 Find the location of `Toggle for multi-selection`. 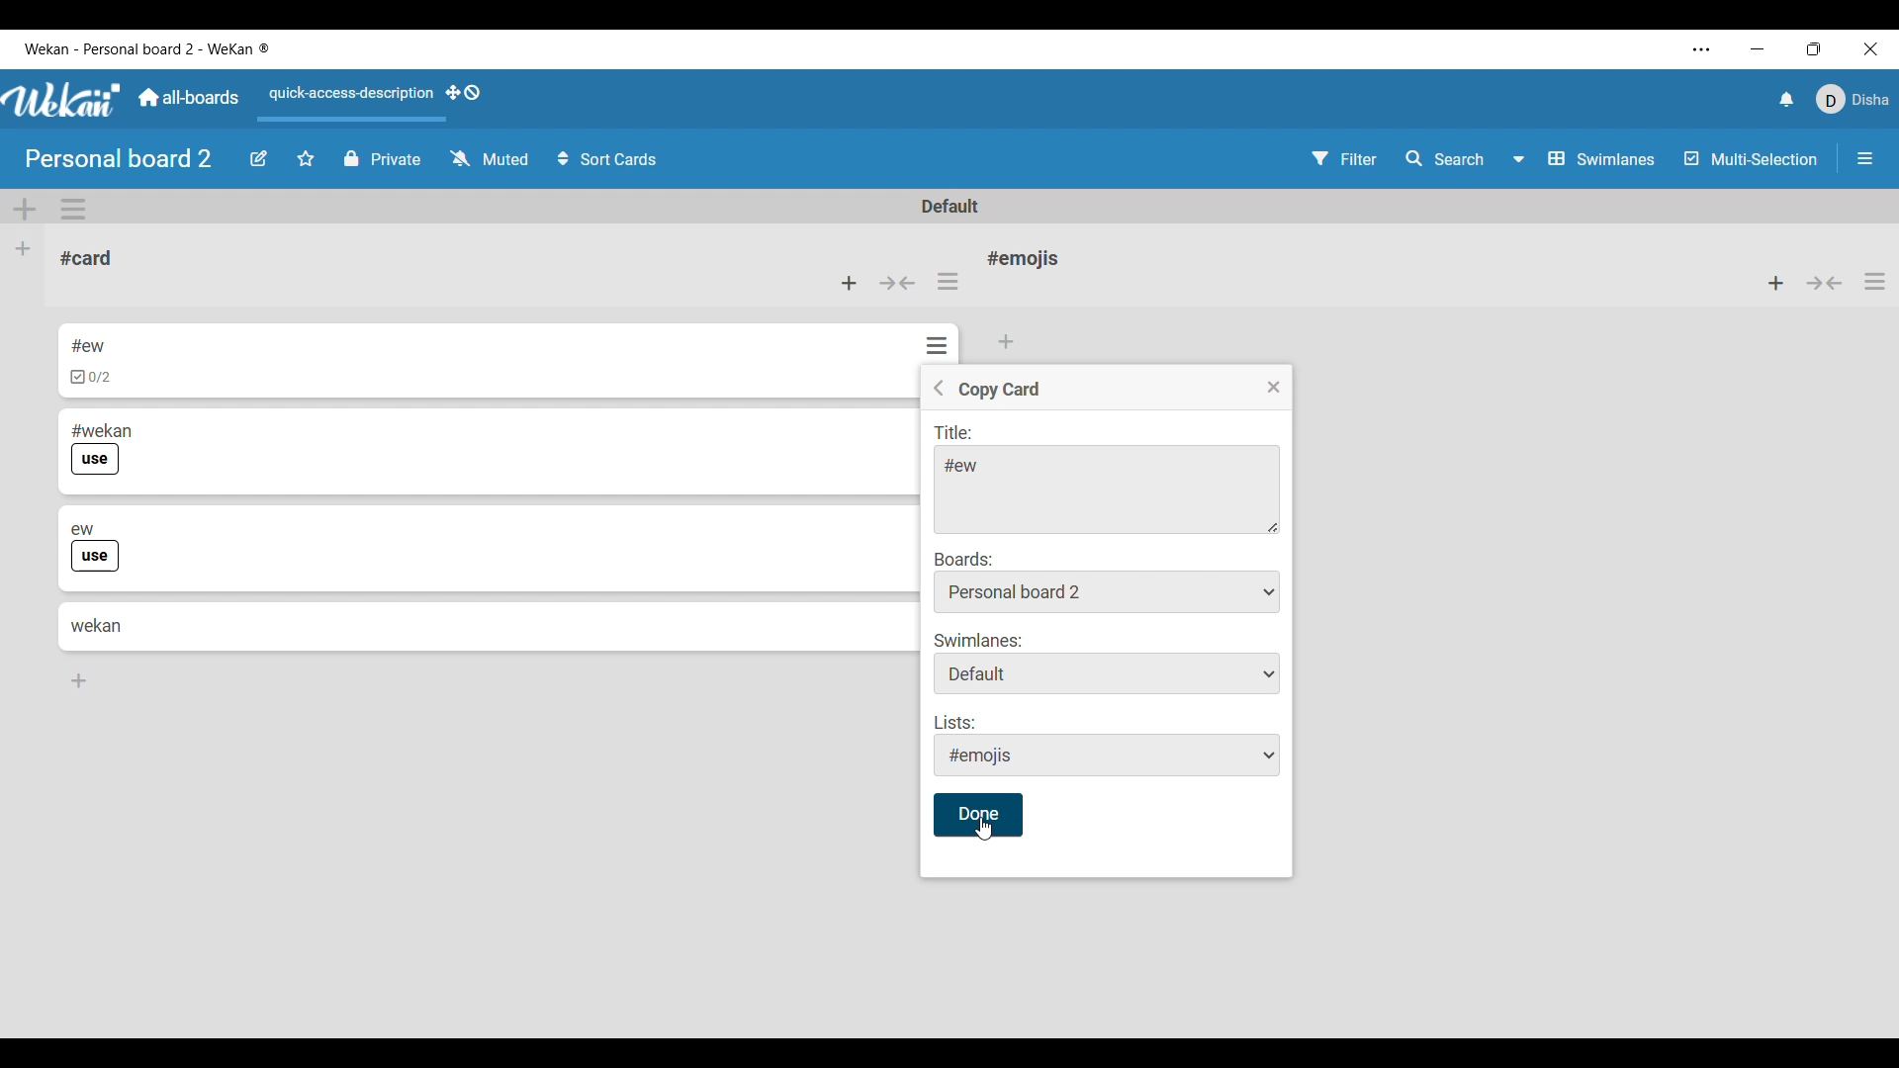

Toggle for multi-selection is located at coordinates (1751, 158).